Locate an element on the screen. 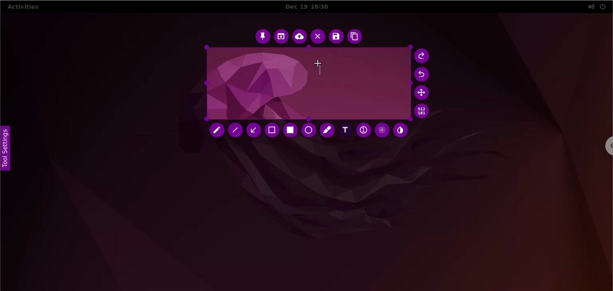  cursor is located at coordinates (318, 62).